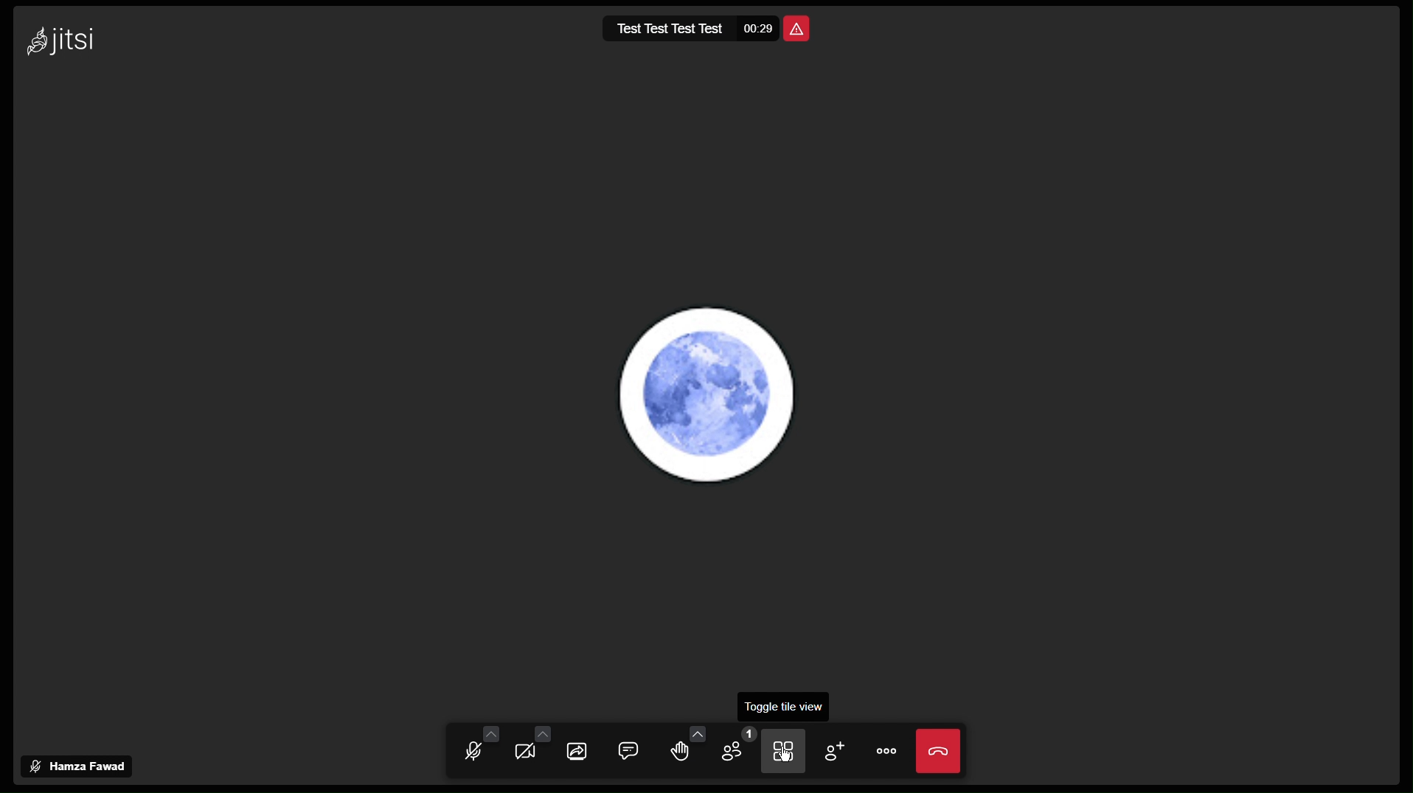 The width and height of the screenshot is (1413, 793). Describe the element at coordinates (714, 396) in the screenshot. I see `Account PFP` at that location.